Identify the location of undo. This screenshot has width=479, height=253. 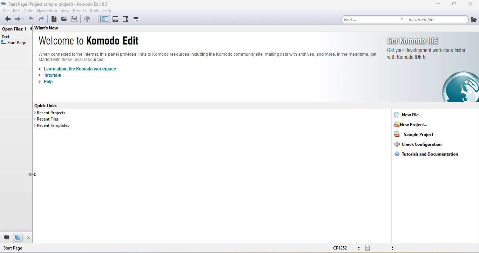
(31, 19).